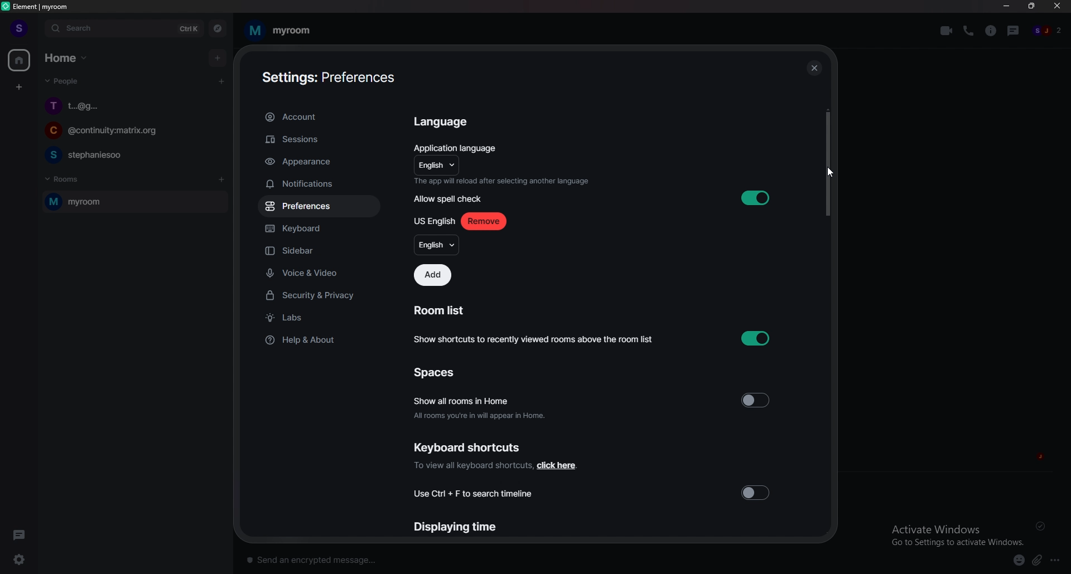 The width and height of the screenshot is (1071, 574). I want to click on appearance, so click(319, 162).